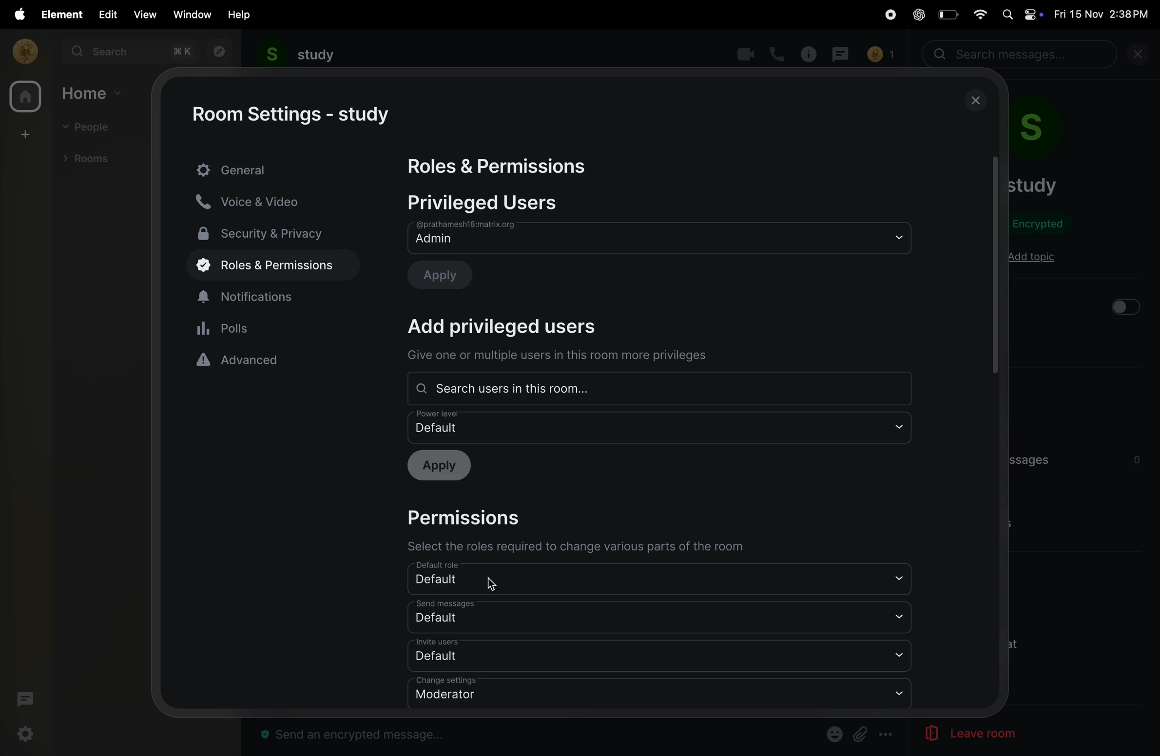 Image resolution: width=1160 pixels, height=756 pixels. What do you see at coordinates (843, 53) in the screenshot?
I see `messages` at bounding box center [843, 53].